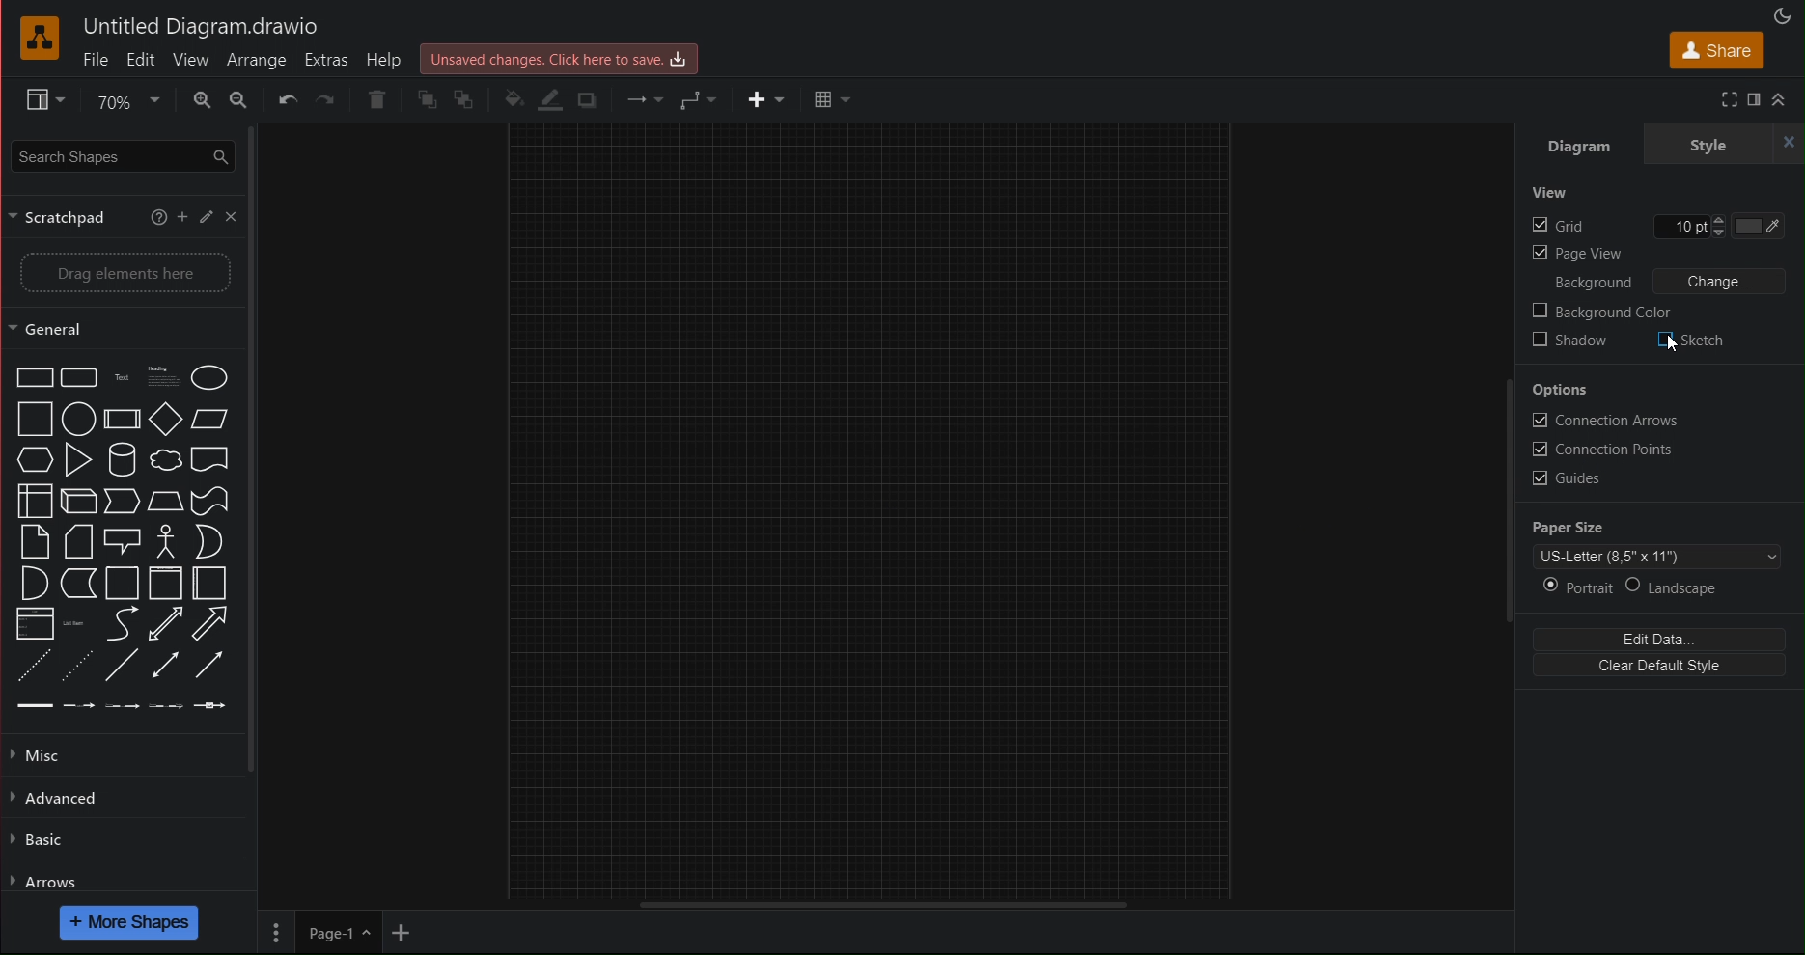 The height and width of the screenshot is (955, 1805). Describe the element at coordinates (1713, 587) in the screenshot. I see `Landscape` at that location.